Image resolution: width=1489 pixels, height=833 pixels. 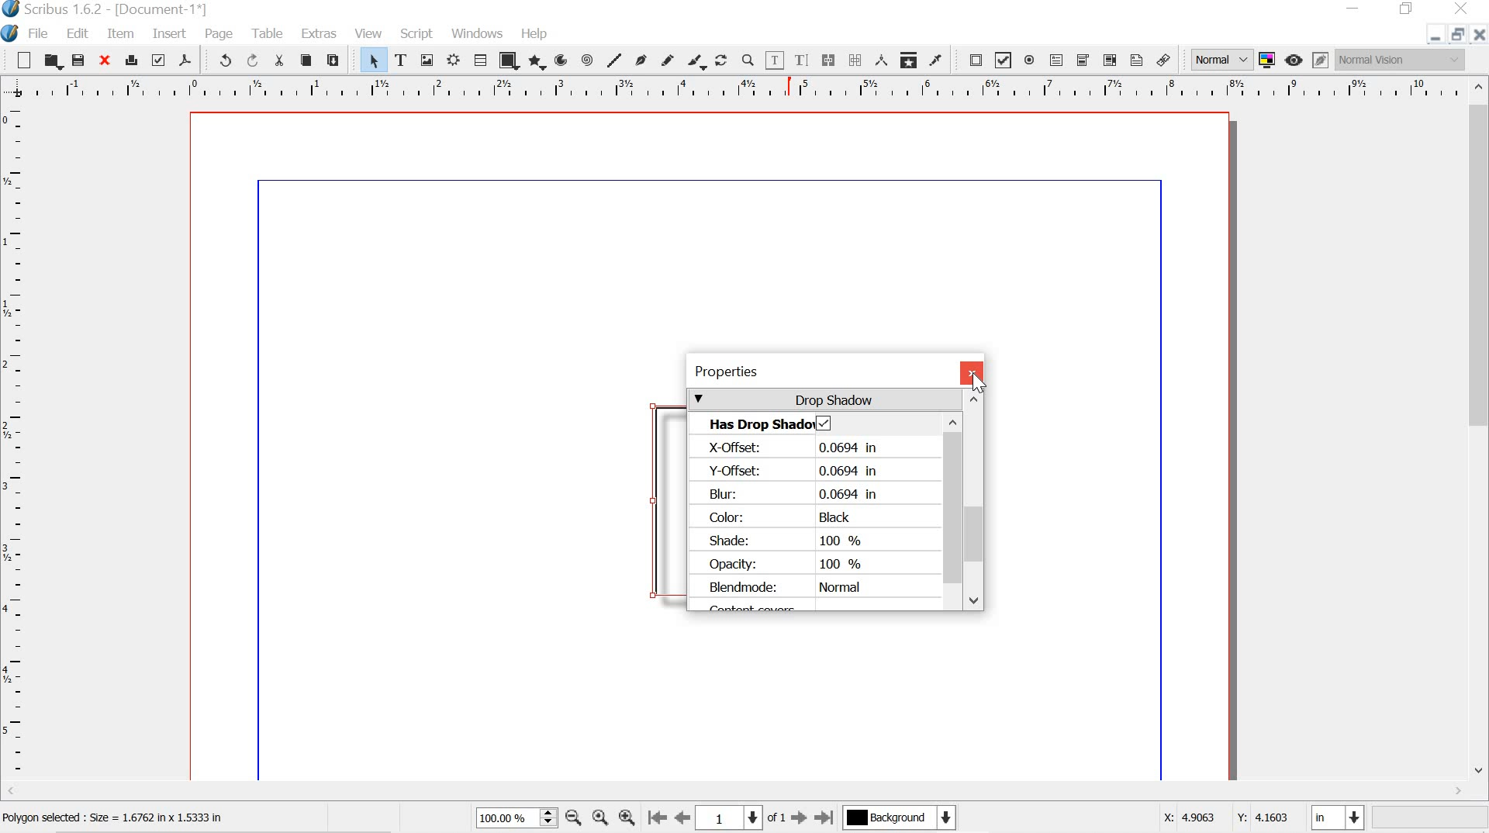 What do you see at coordinates (374, 60) in the screenshot?
I see `select item` at bounding box center [374, 60].